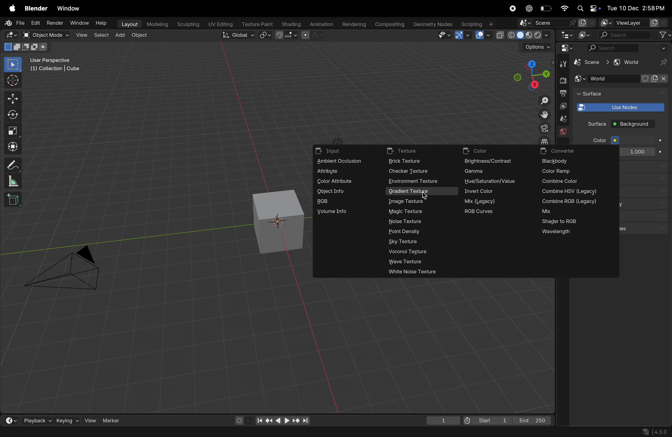 Image resolution: width=672 pixels, height=437 pixels. Describe the element at coordinates (344, 161) in the screenshot. I see `Ambient occlusion` at that location.